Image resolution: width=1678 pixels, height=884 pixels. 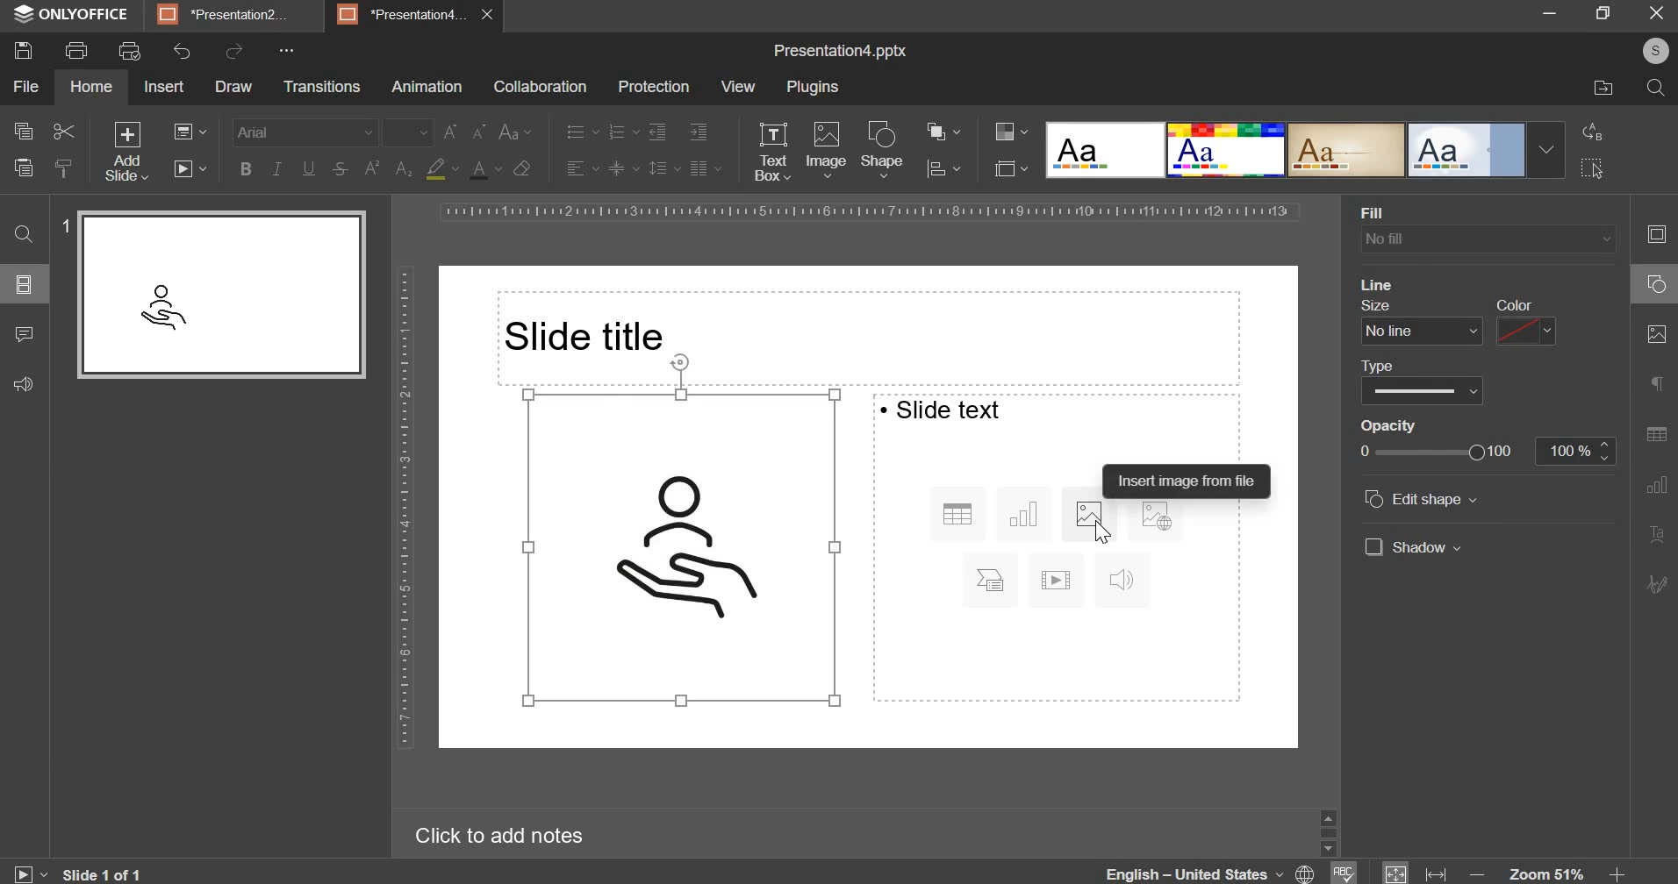 What do you see at coordinates (1655, 89) in the screenshot?
I see `search` at bounding box center [1655, 89].